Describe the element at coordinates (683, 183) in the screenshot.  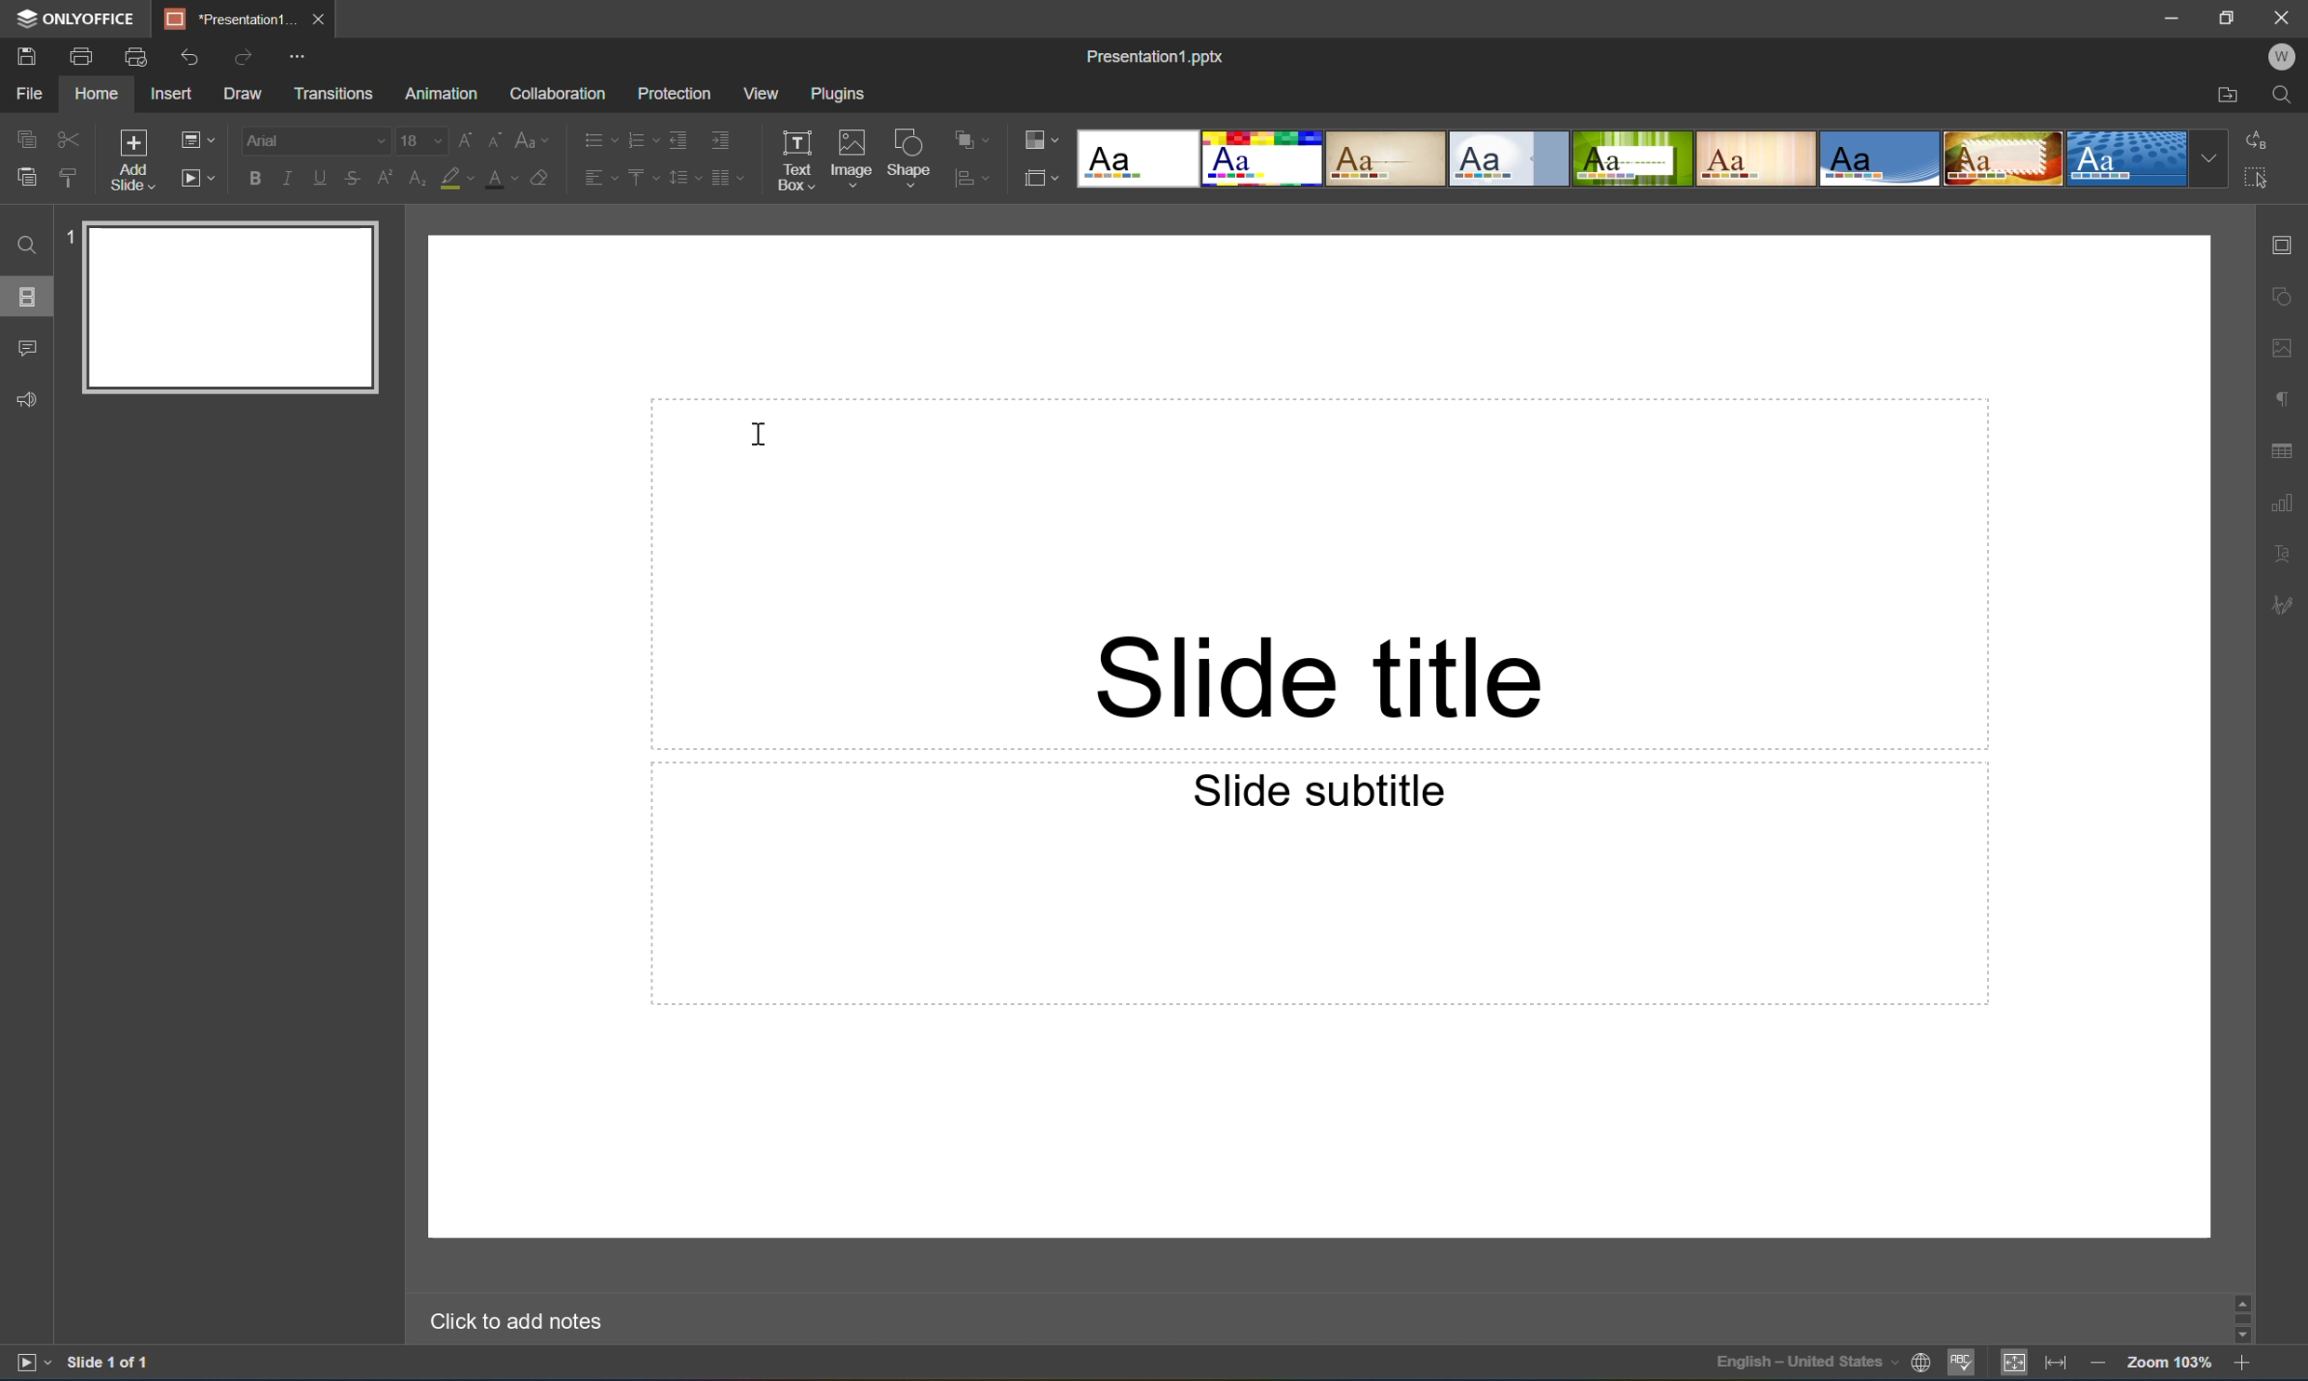
I see `Line spacing` at that location.